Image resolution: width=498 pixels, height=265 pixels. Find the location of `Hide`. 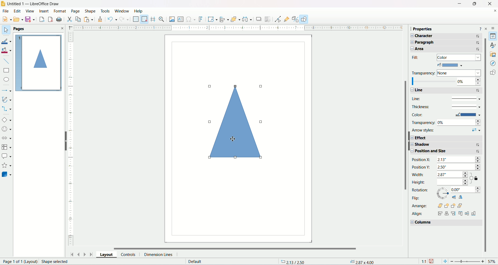

Hide is located at coordinates (410, 141).